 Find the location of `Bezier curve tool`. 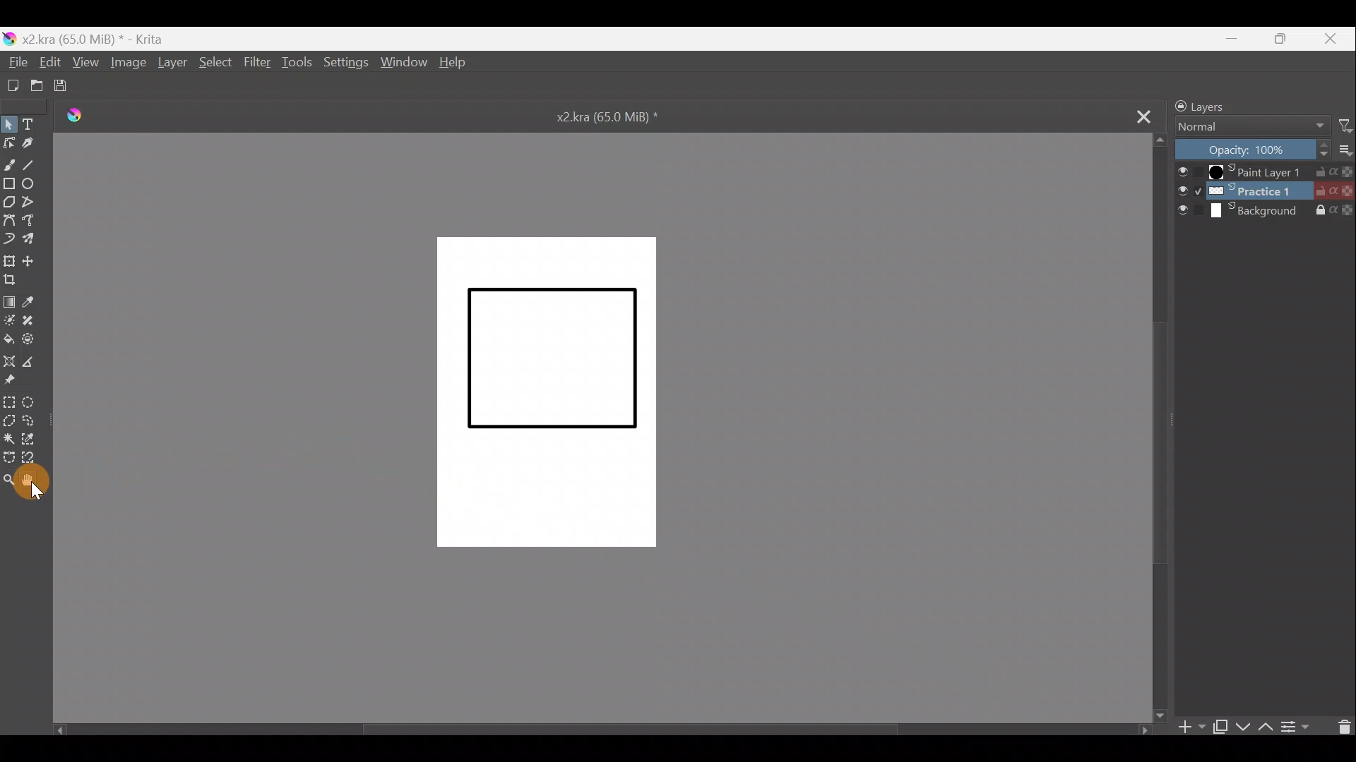

Bezier curve tool is located at coordinates (8, 219).